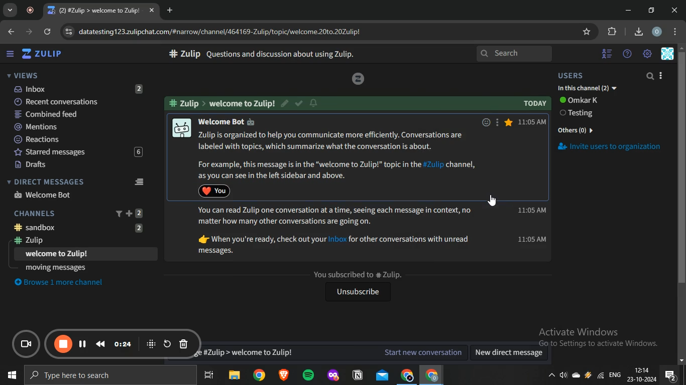 The width and height of the screenshot is (686, 385). Describe the element at coordinates (669, 54) in the screenshot. I see `personal menu` at that location.